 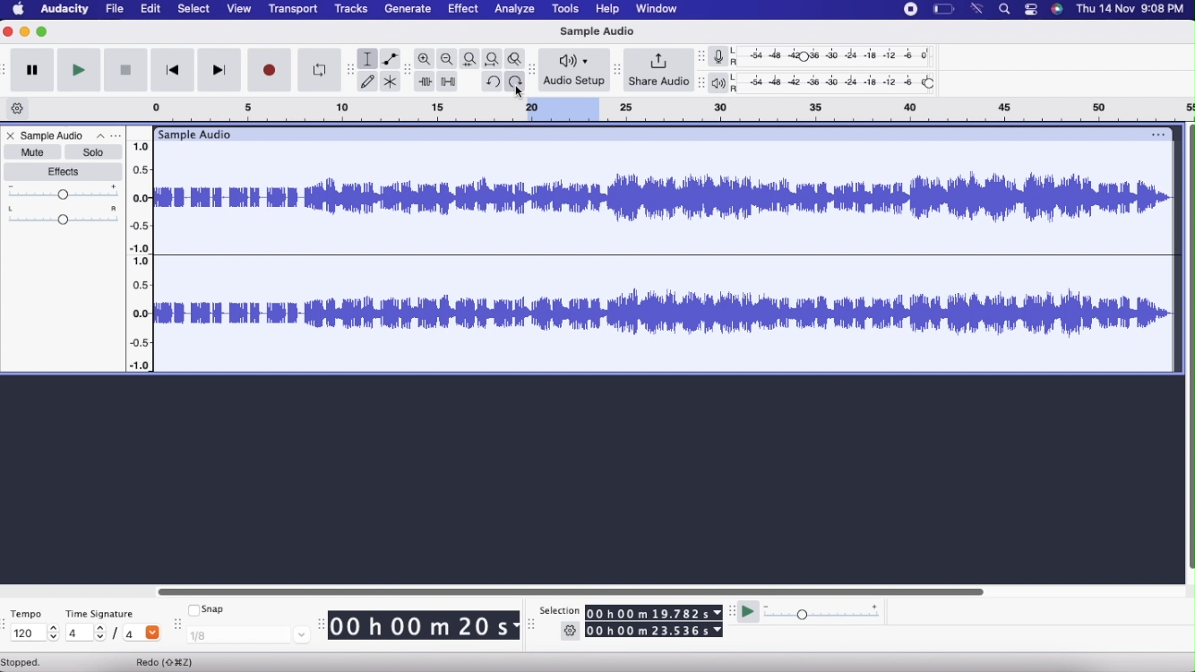 I want to click on Stop, so click(x=126, y=71).